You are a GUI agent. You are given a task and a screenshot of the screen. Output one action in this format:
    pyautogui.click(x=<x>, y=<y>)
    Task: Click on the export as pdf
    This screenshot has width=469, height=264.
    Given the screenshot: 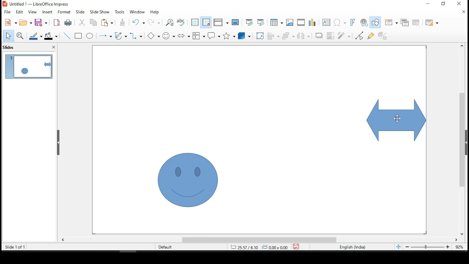 What is the action you would take?
    pyautogui.click(x=56, y=22)
    